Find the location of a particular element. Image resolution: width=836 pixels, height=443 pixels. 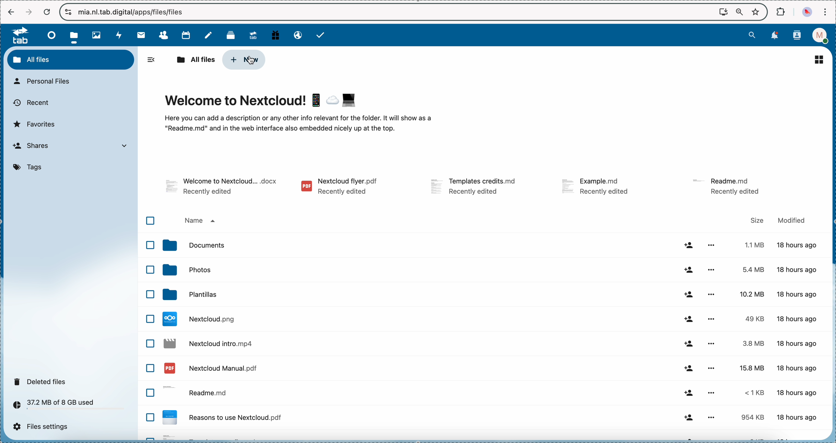

file is located at coordinates (486, 437).